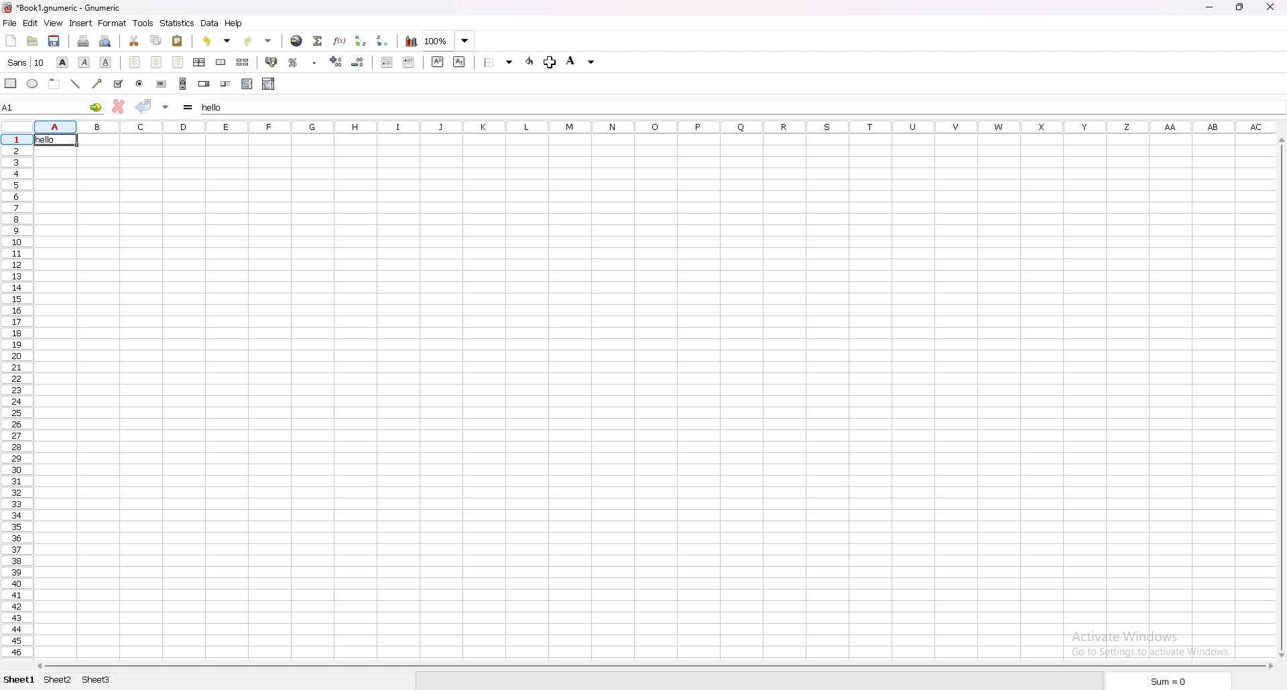 This screenshot has width=1287, height=690. I want to click on foreground, so click(540, 61).